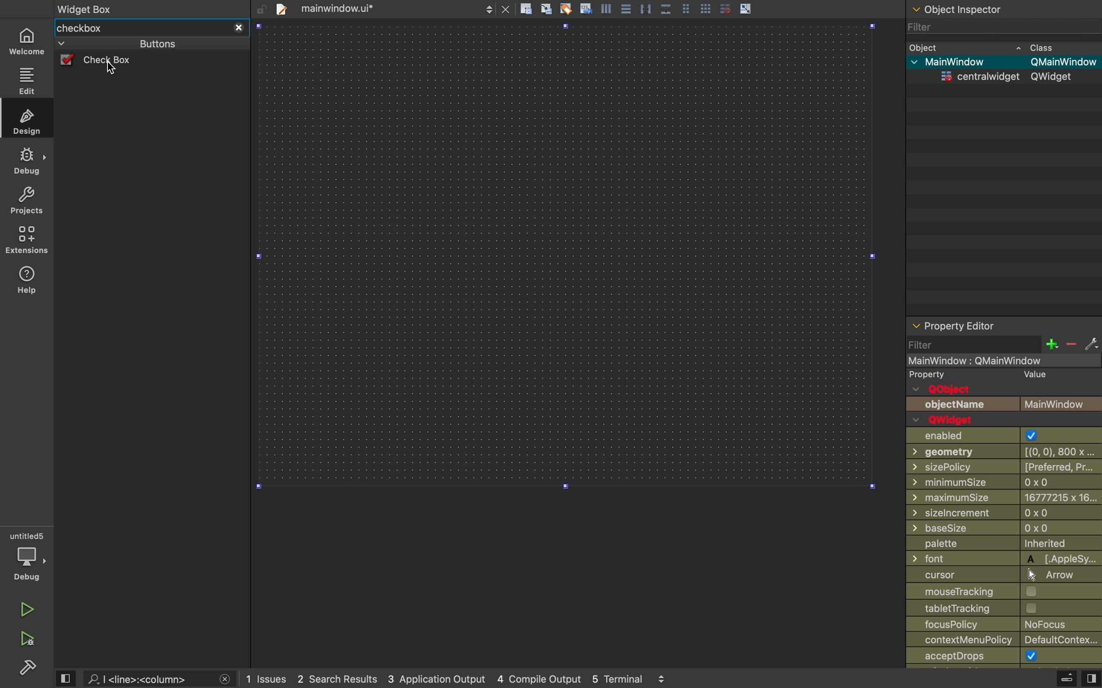 Image resolution: width=1102 pixels, height=688 pixels. What do you see at coordinates (928, 376) in the screenshot?
I see `property` at bounding box center [928, 376].